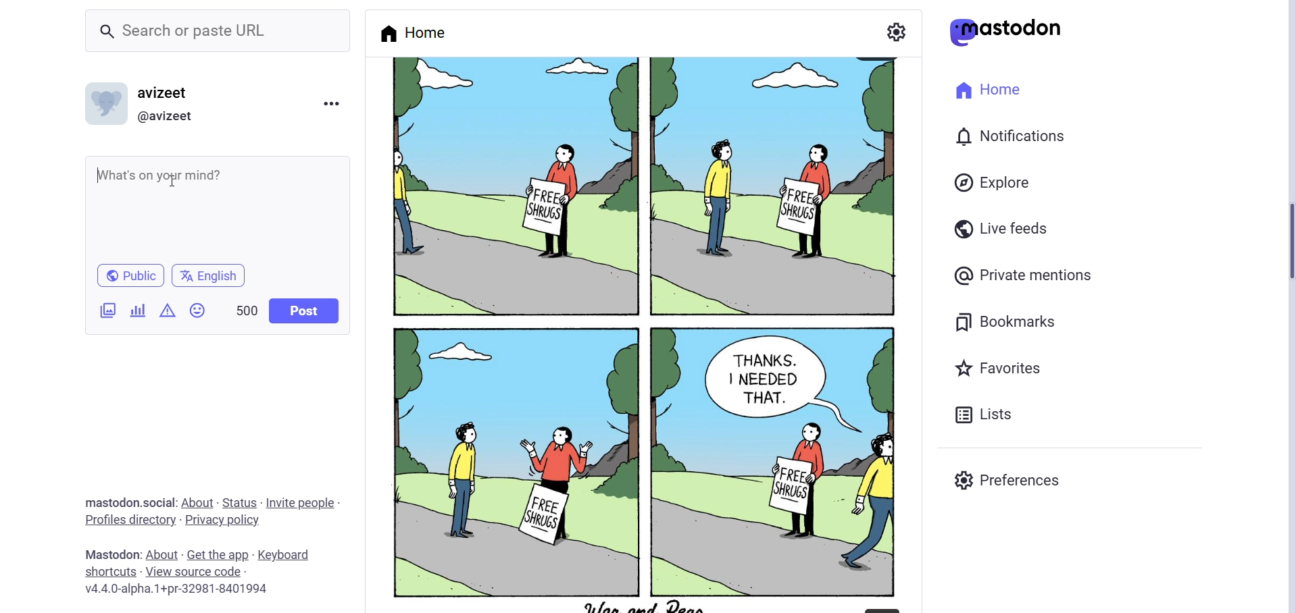 This screenshot has width=1296, height=613. Describe the element at coordinates (176, 181) in the screenshot. I see `Cursor` at that location.